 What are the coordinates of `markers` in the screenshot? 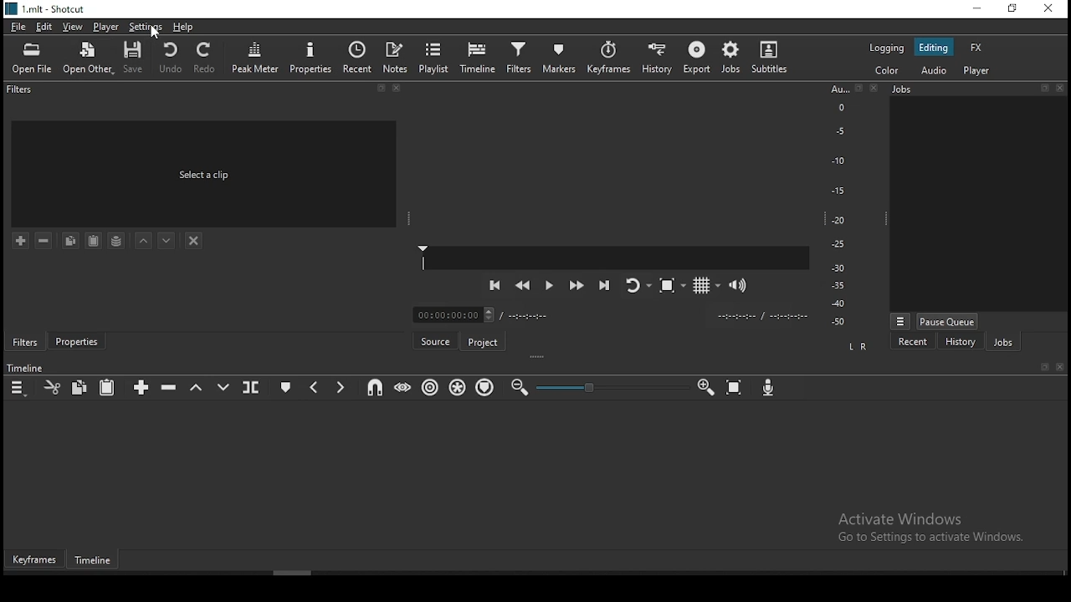 It's located at (561, 58).